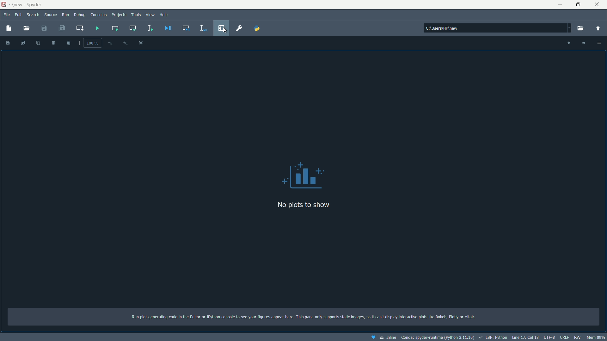 This screenshot has width=607, height=341. I want to click on save all files, so click(61, 28).